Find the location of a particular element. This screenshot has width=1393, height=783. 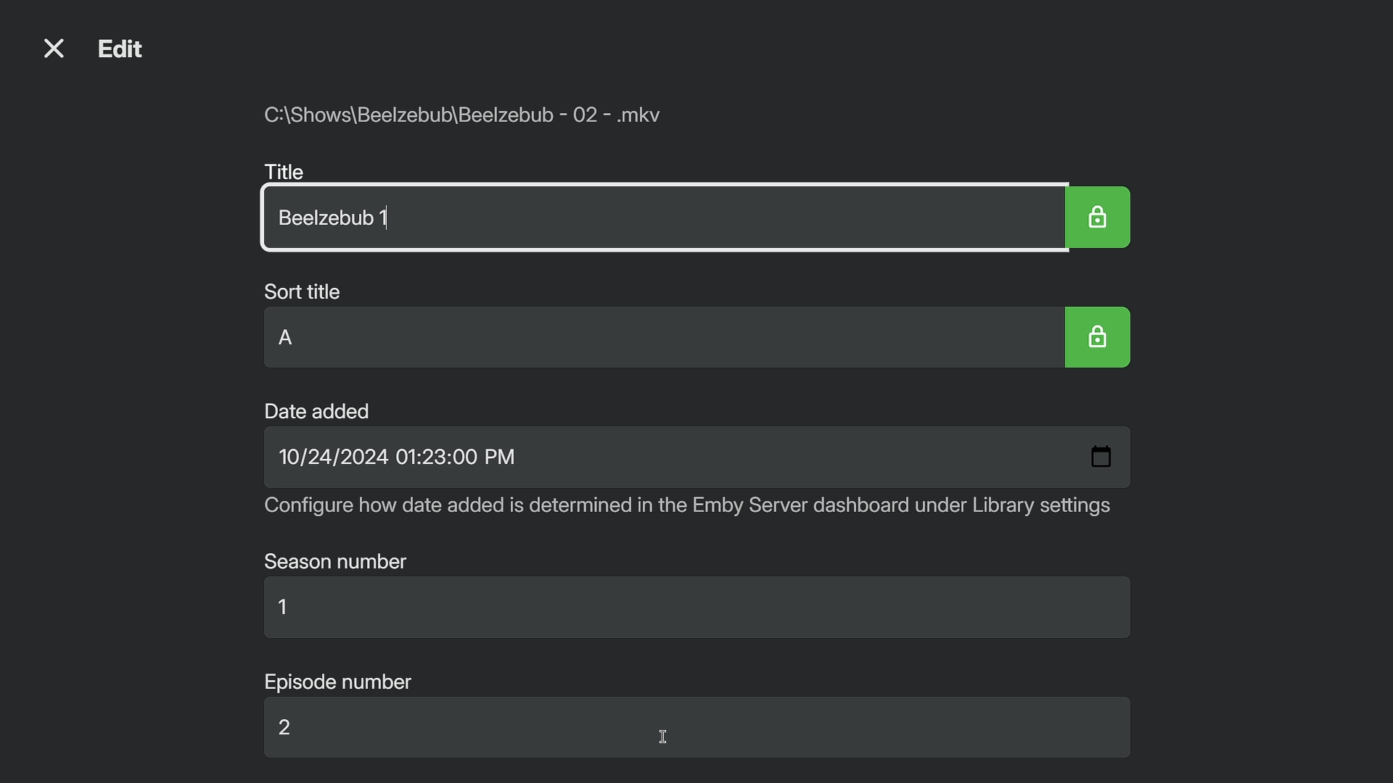

Edit is located at coordinates (128, 51).